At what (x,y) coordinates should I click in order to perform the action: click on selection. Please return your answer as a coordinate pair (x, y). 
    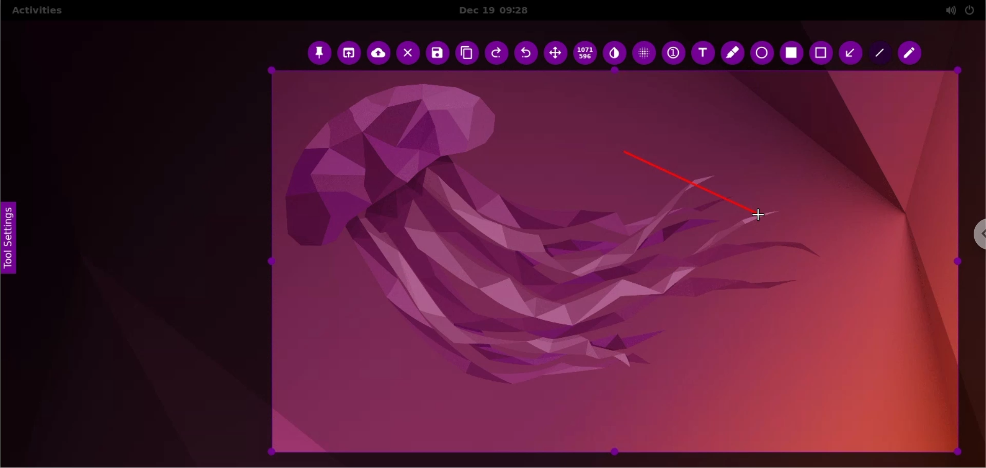
    Looking at the image, I should click on (793, 54).